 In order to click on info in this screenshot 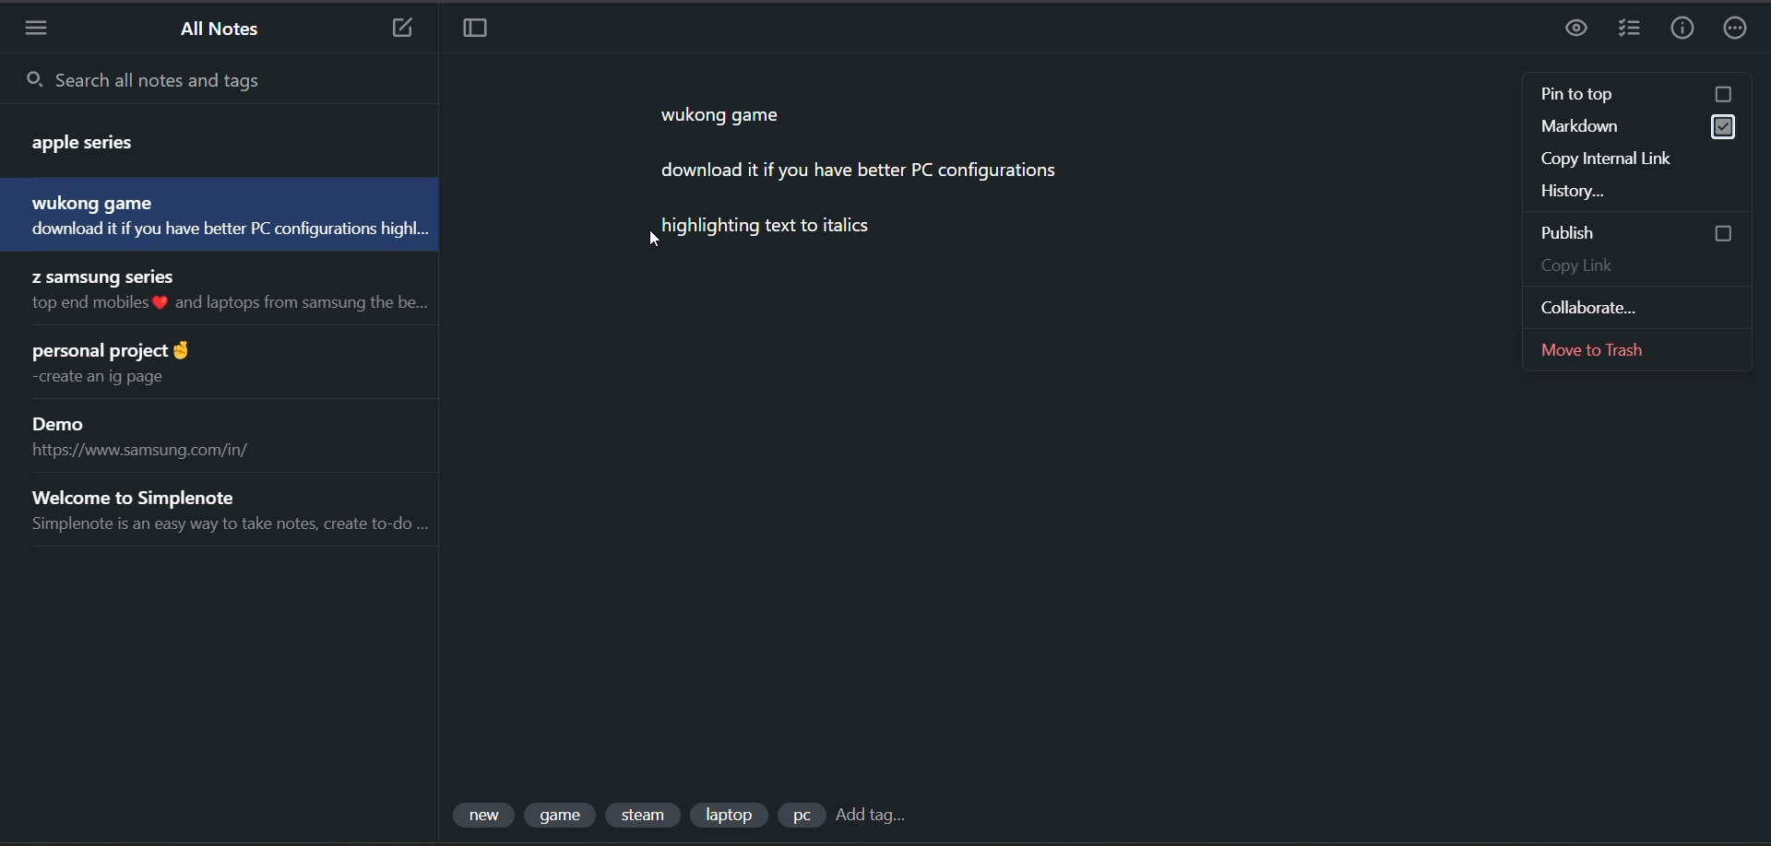, I will do `click(1682, 29)`.